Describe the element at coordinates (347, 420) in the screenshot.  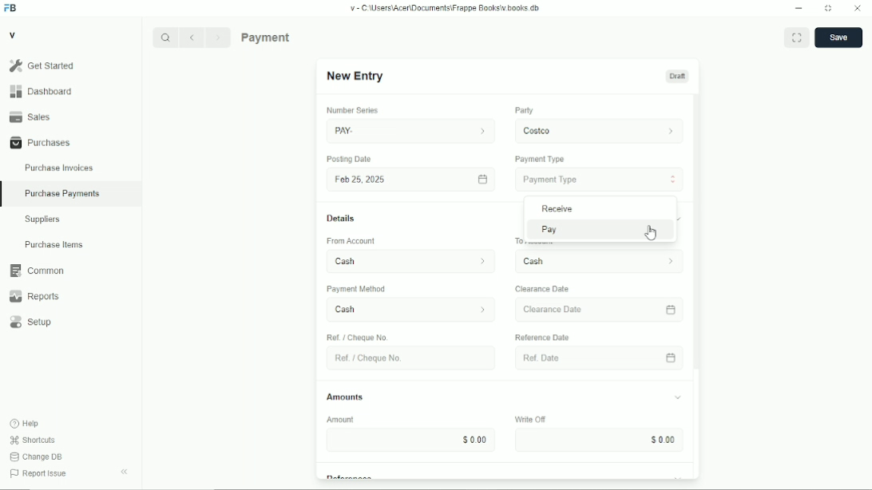
I see `Amount` at that location.